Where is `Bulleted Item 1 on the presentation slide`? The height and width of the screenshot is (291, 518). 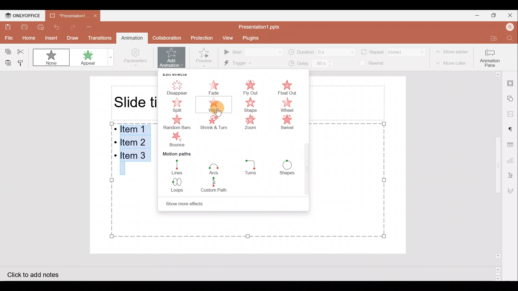 Bulleted Item 1 on the presentation slide is located at coordinates (132, 130).